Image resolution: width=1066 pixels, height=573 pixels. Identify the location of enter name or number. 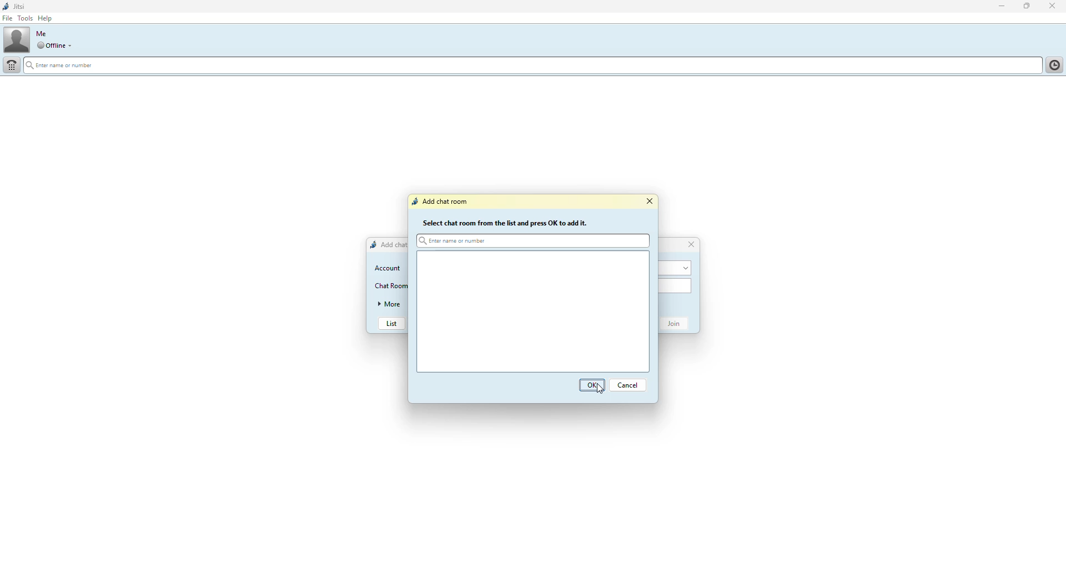
(75, 66).